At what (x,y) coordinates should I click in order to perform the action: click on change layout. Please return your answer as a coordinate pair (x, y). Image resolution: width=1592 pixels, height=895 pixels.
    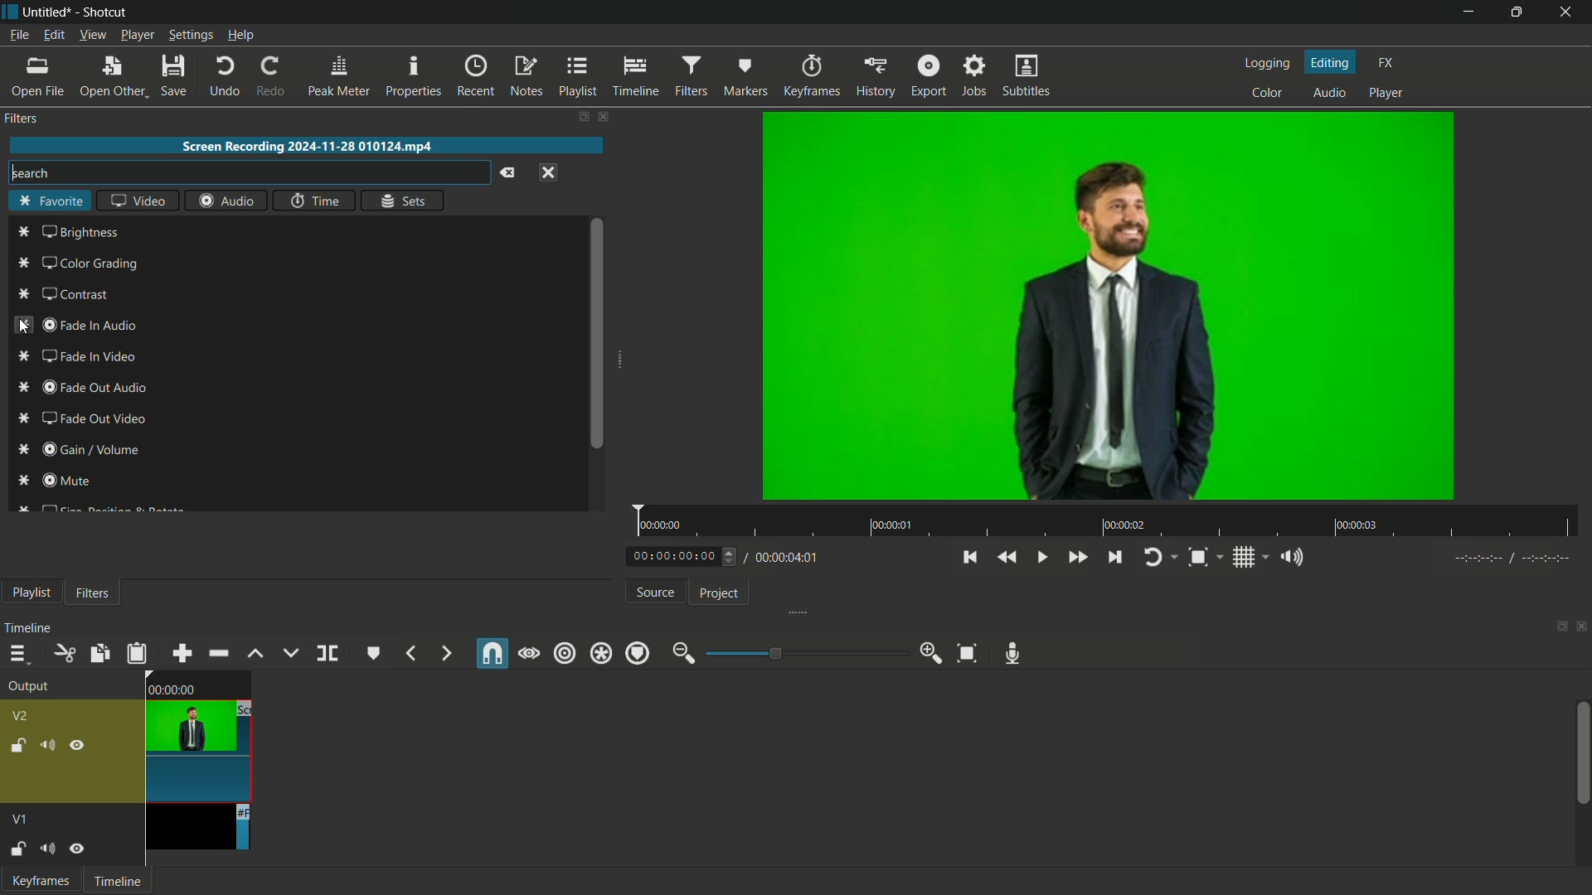
    Looking at the image, I should click on (1559, 626).